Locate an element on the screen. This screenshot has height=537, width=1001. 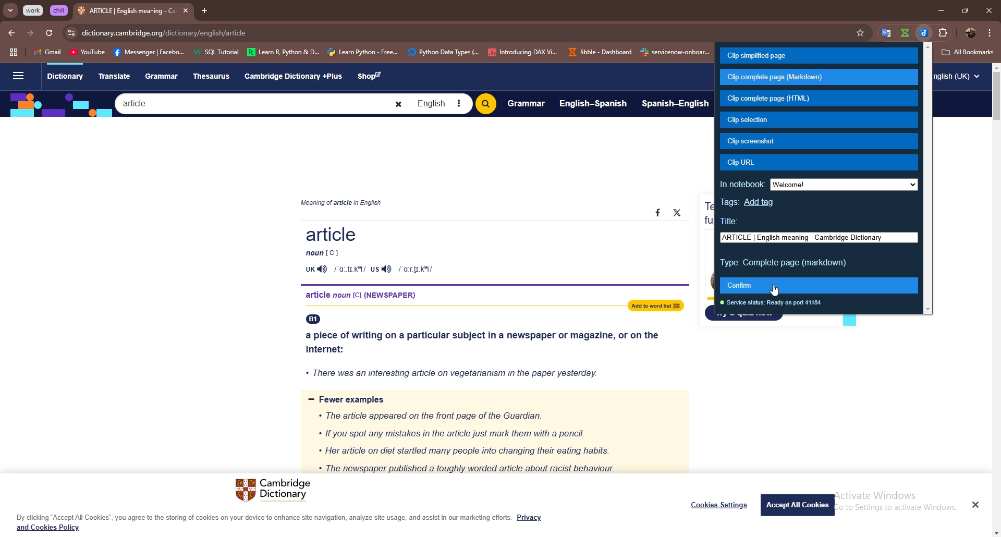
Search bitton is located at coordinates (485, 104).